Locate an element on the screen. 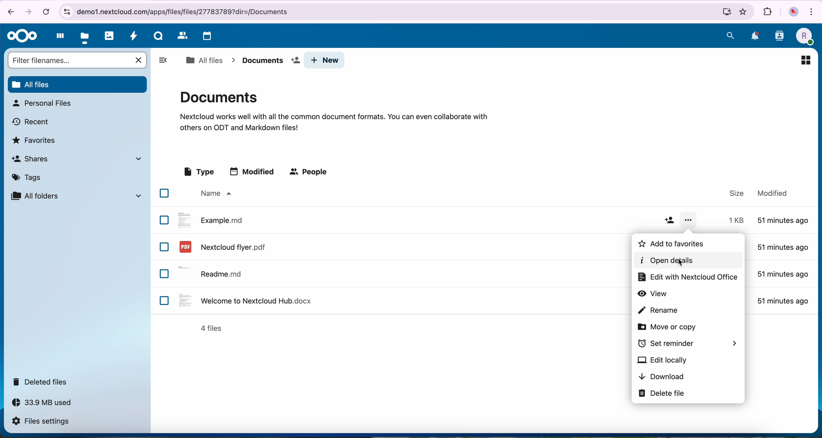 This screenshot has width=822, height=438. profile is located at coordinates (803, 36).